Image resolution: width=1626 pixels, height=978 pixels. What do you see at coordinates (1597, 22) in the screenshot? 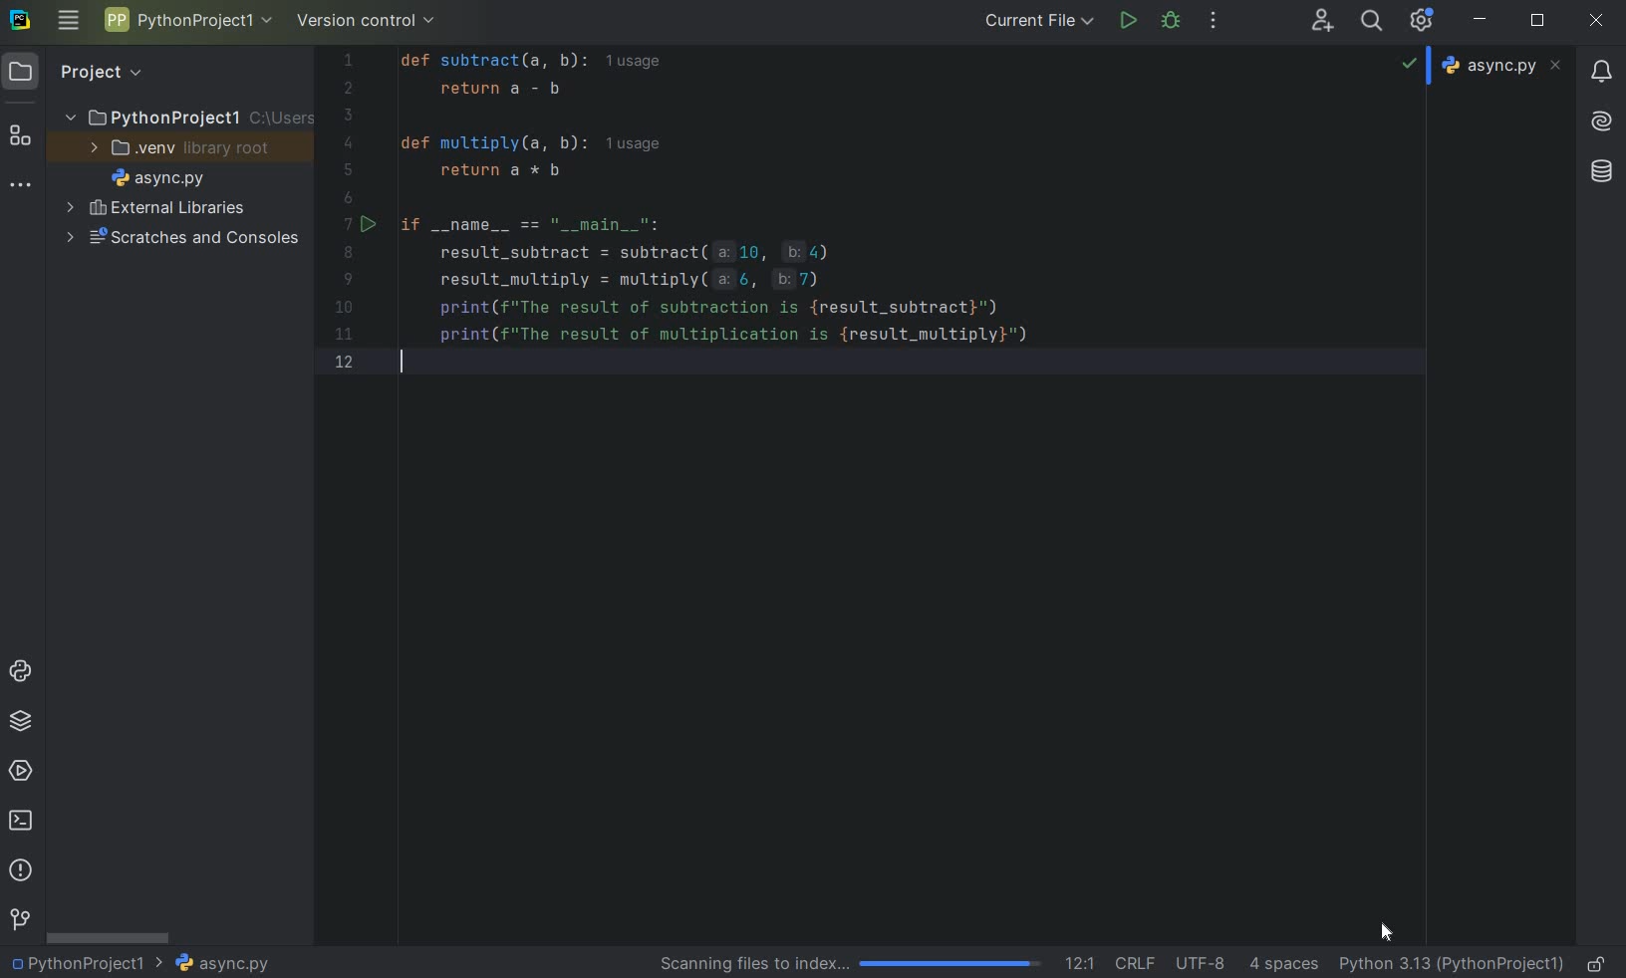
I see `close` at bounding box center [1597, 22].